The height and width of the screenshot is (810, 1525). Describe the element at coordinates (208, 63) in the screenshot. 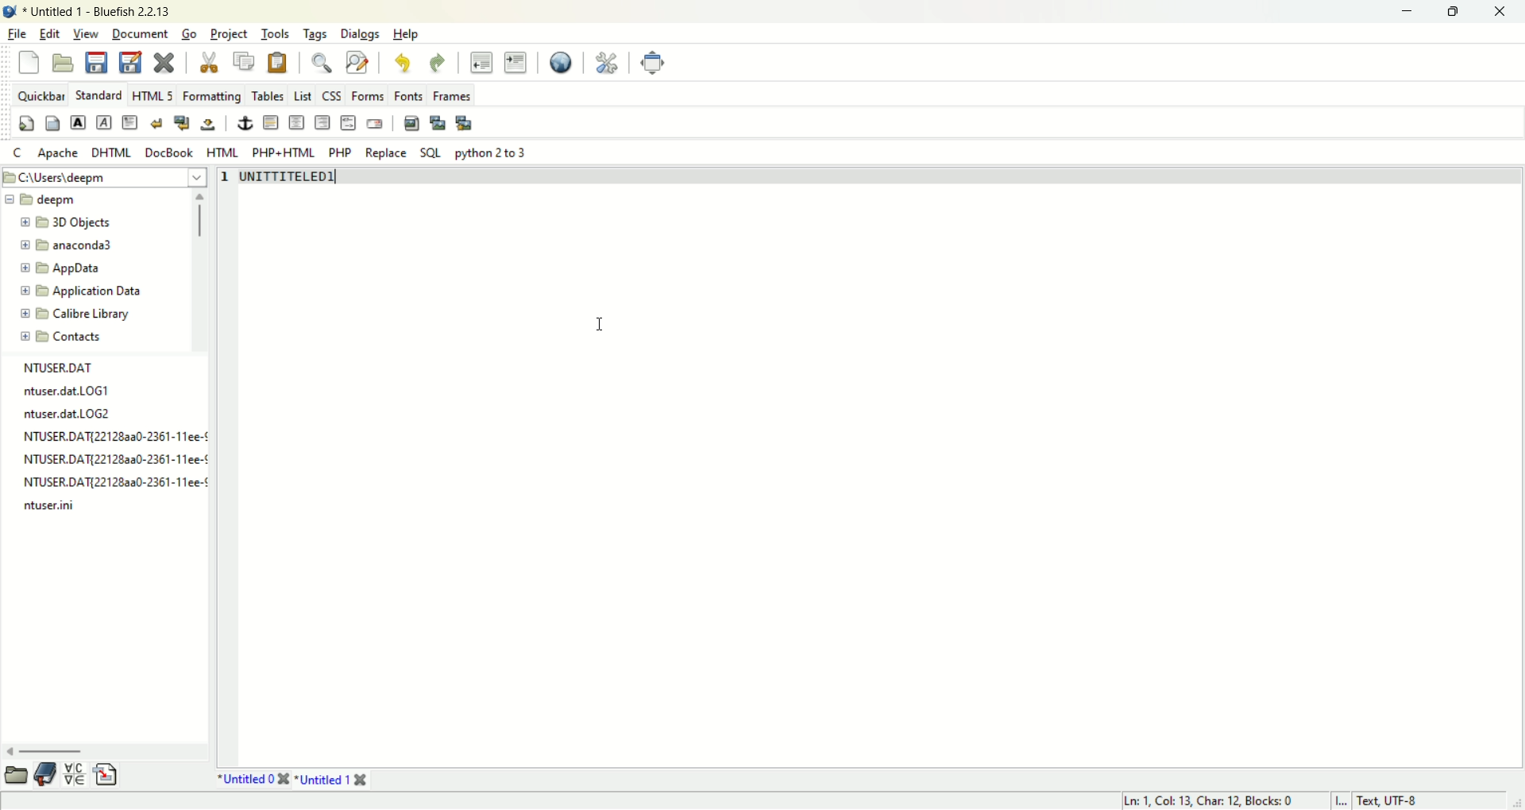

I see `cut` at that location.